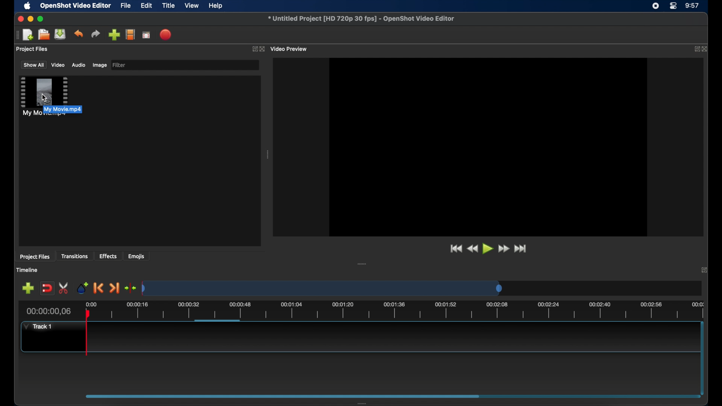 The width and height of the screenshot is (722, 406). Describe the element at coordinates (41, 19) in the screenshot. I see `maximize` at that location.